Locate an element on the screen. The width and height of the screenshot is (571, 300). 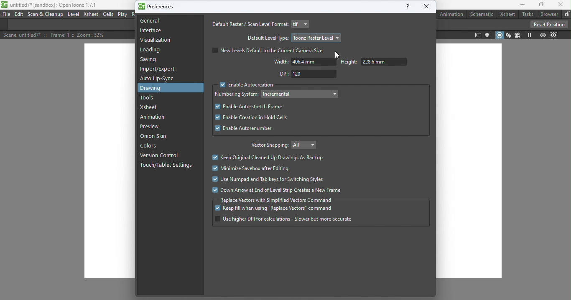
Cells is located at coordinates (109, 15).